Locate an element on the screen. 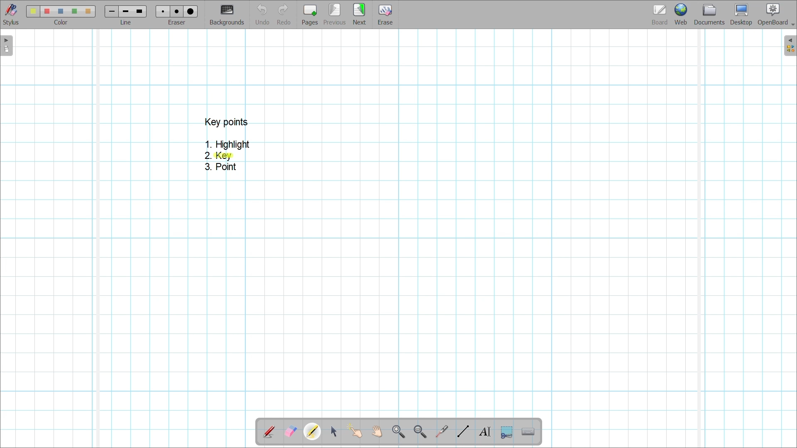 This screenshot has height=448, width=797. Zoom in is located at coordinates (399, 432).